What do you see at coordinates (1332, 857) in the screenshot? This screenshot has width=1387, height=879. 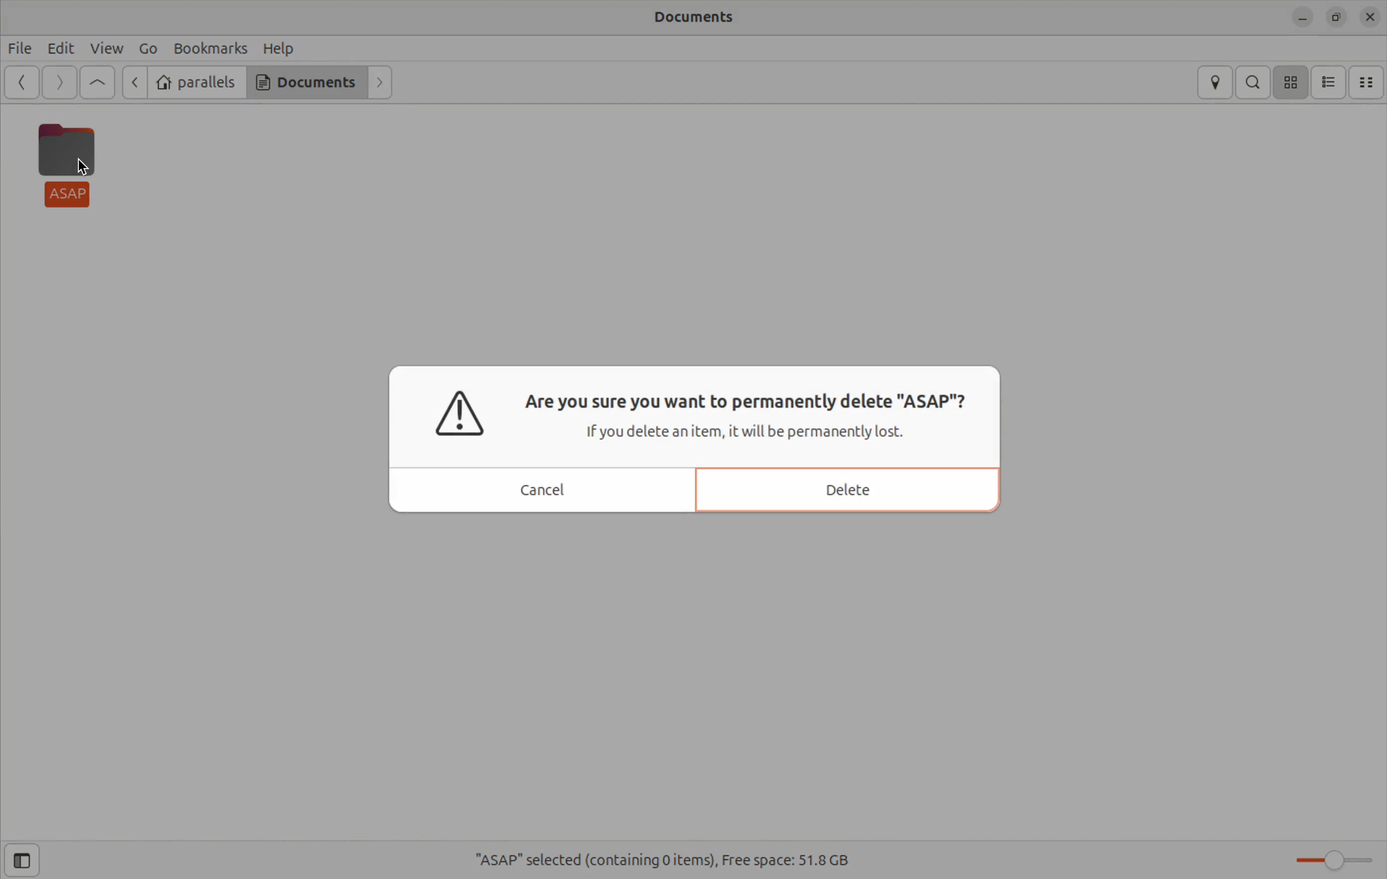 I see `Zoom` at bounding box center [1332, 857].